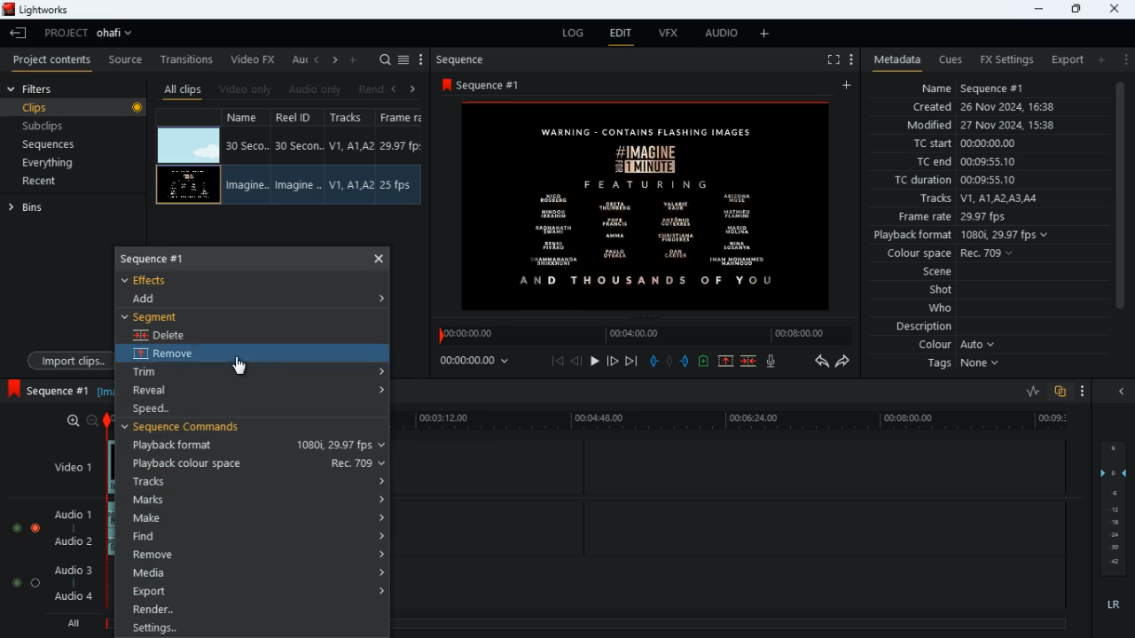 This screenshot has height=638, width=1135. I want to click on marks, so click(259, 500).